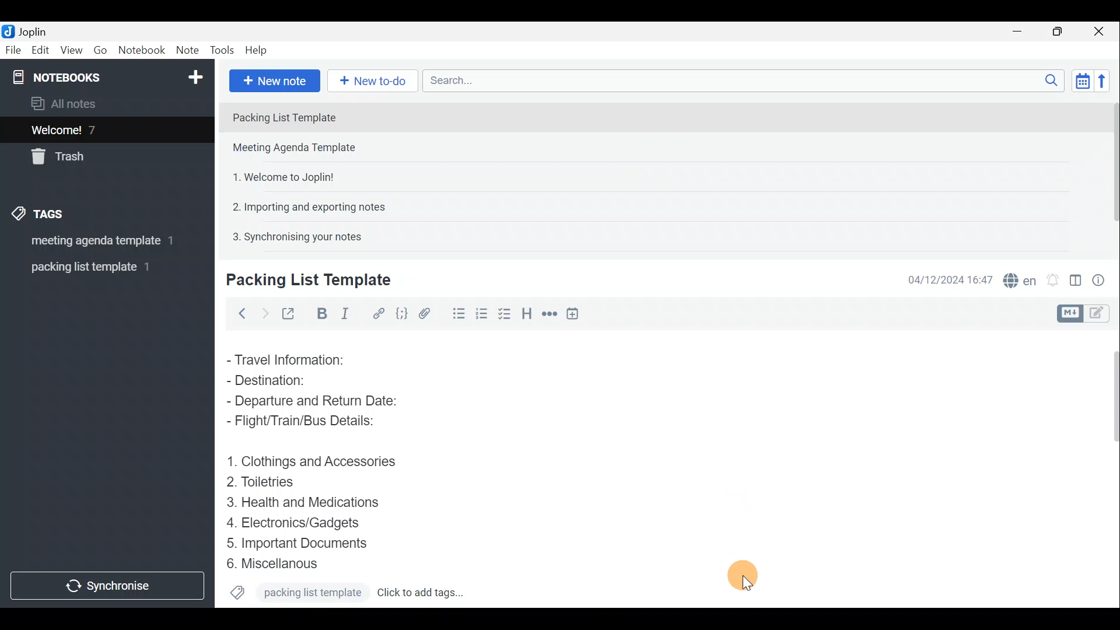  What do you see at coordinates (1079, 80) in the screenshot?
I see `Toggle sort order field` at bounding box center [1079, 80].